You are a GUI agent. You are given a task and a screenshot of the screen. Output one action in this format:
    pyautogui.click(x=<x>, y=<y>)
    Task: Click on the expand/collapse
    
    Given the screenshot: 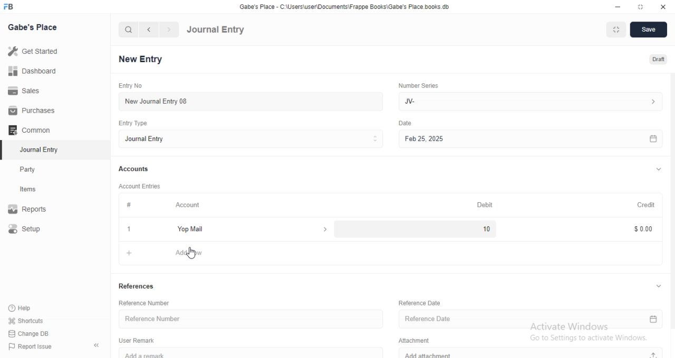 What is the action you would take?
    pyautogui.click(x=658, y=170)
    